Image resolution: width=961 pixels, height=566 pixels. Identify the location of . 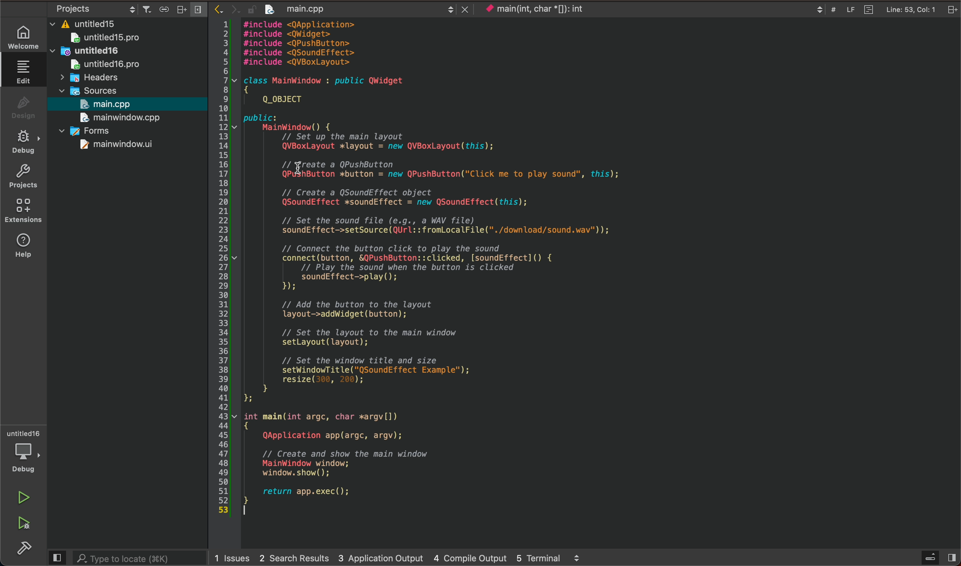
(942, 9).